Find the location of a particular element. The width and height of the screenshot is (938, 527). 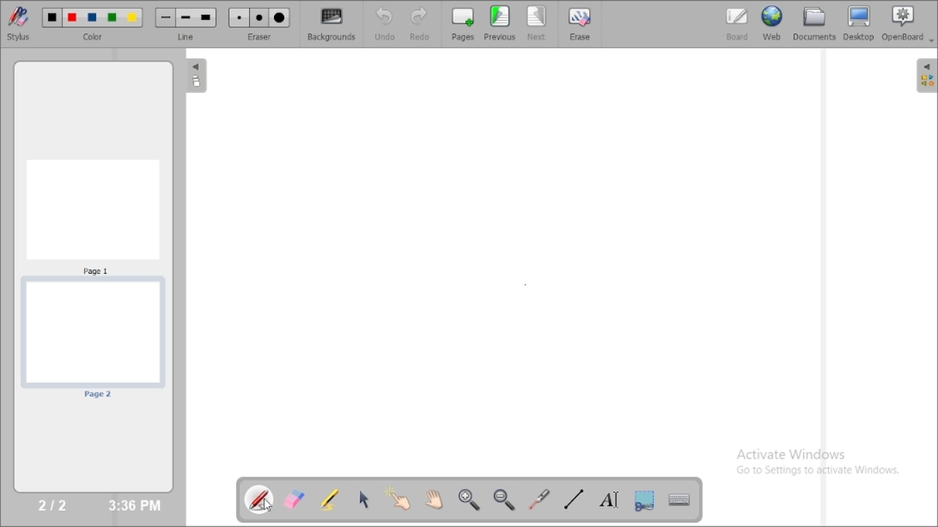

Large line is located at coordinates (207, 18).